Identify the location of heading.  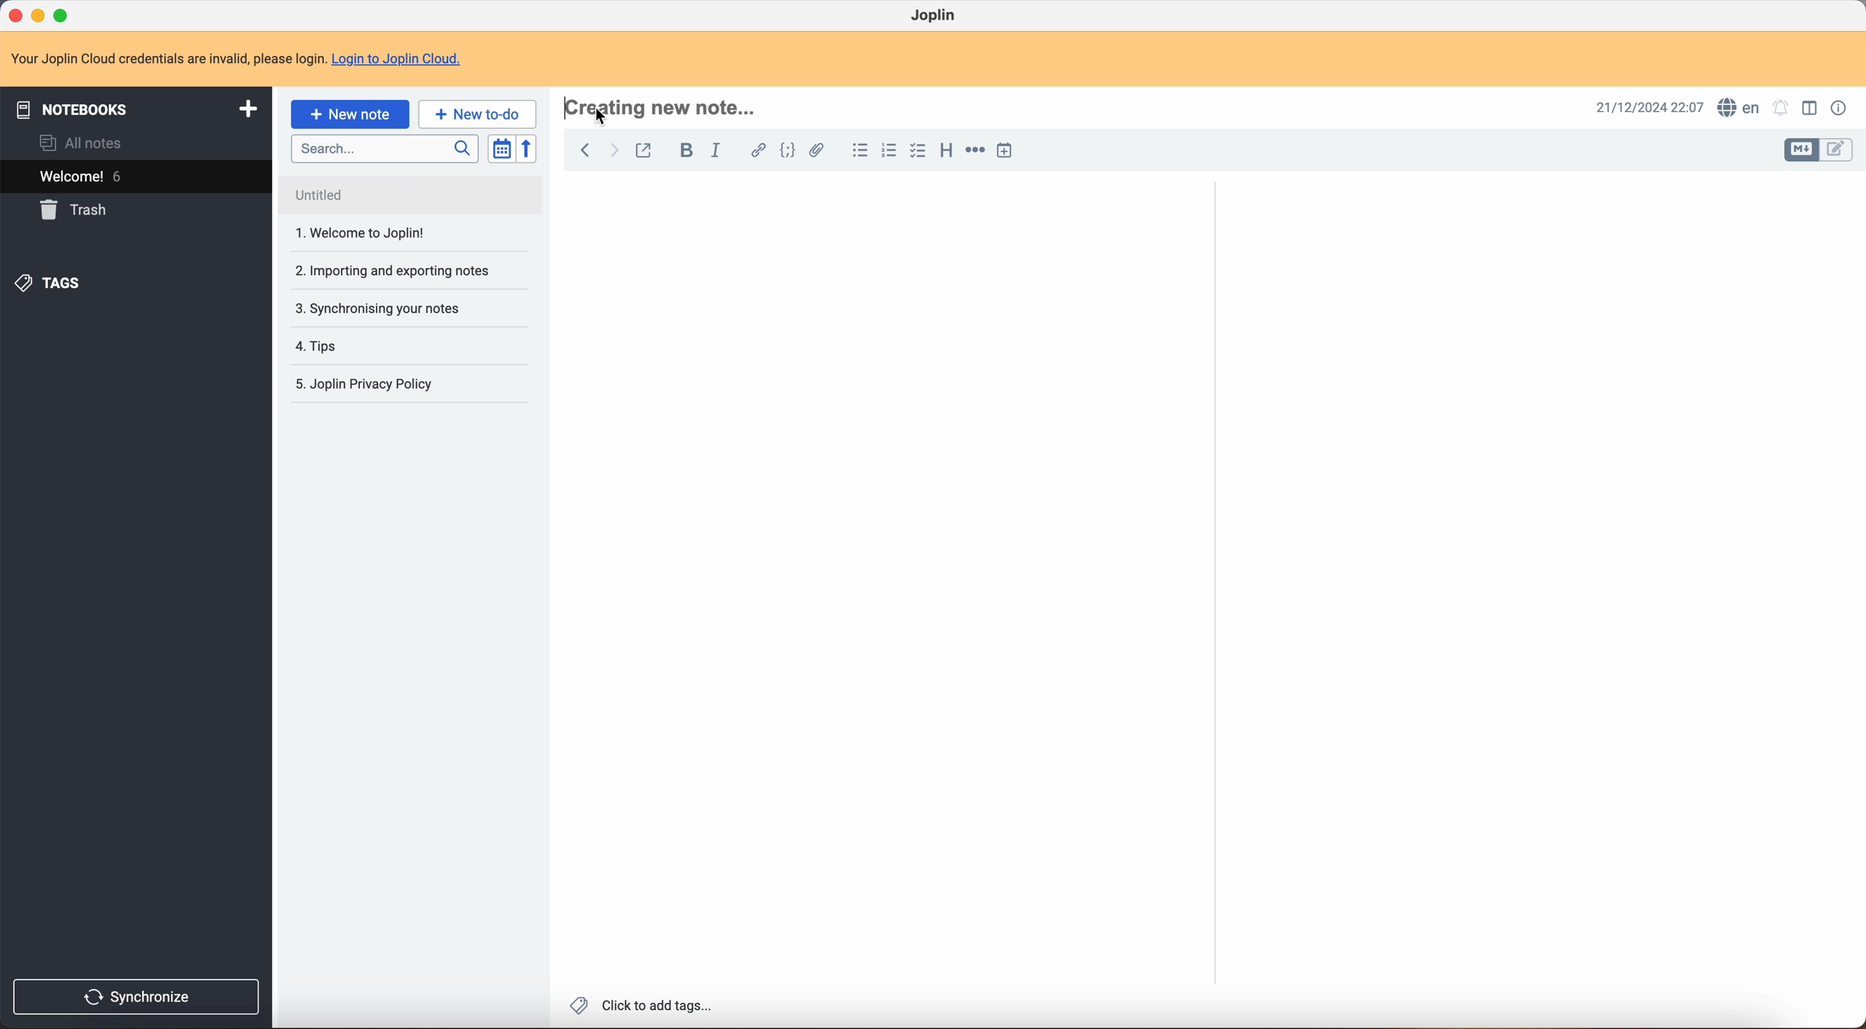
(946, 153).